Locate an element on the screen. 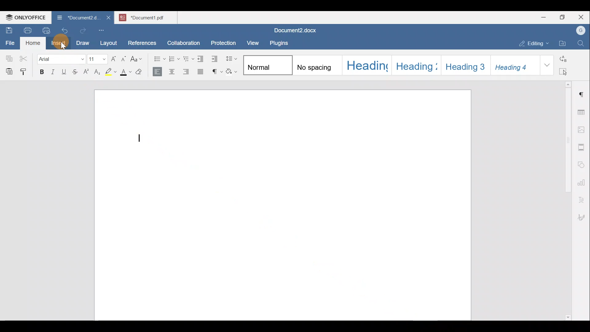 The image size is (590, 332). Align center is located at coordinates (172, 71).